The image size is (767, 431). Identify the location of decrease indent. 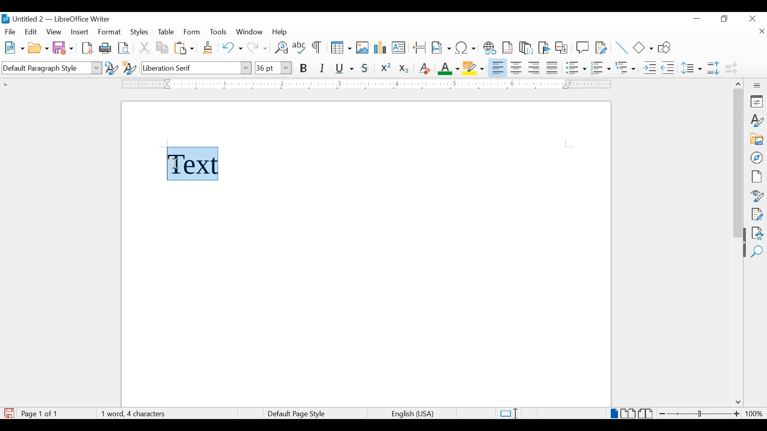
(669, 67).